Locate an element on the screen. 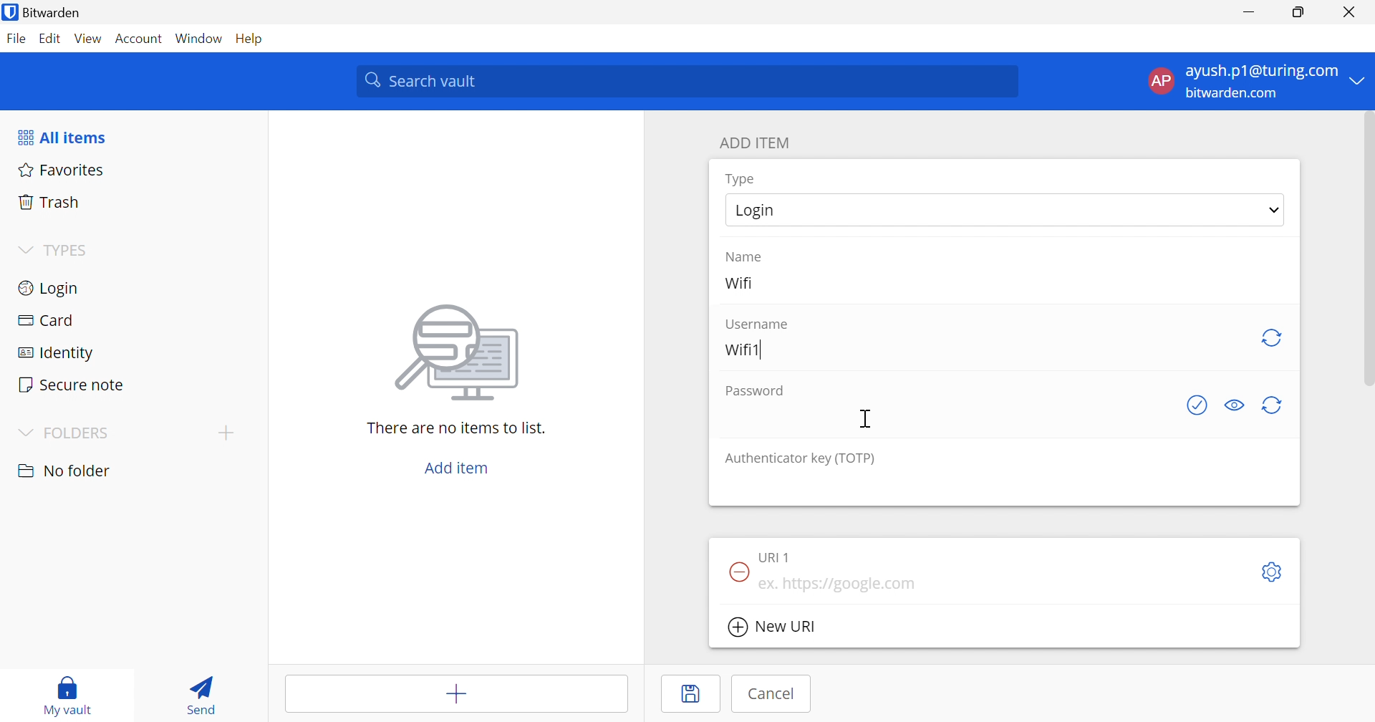 The image size is (1375, 722). All items is located at coordinates (61, 138).